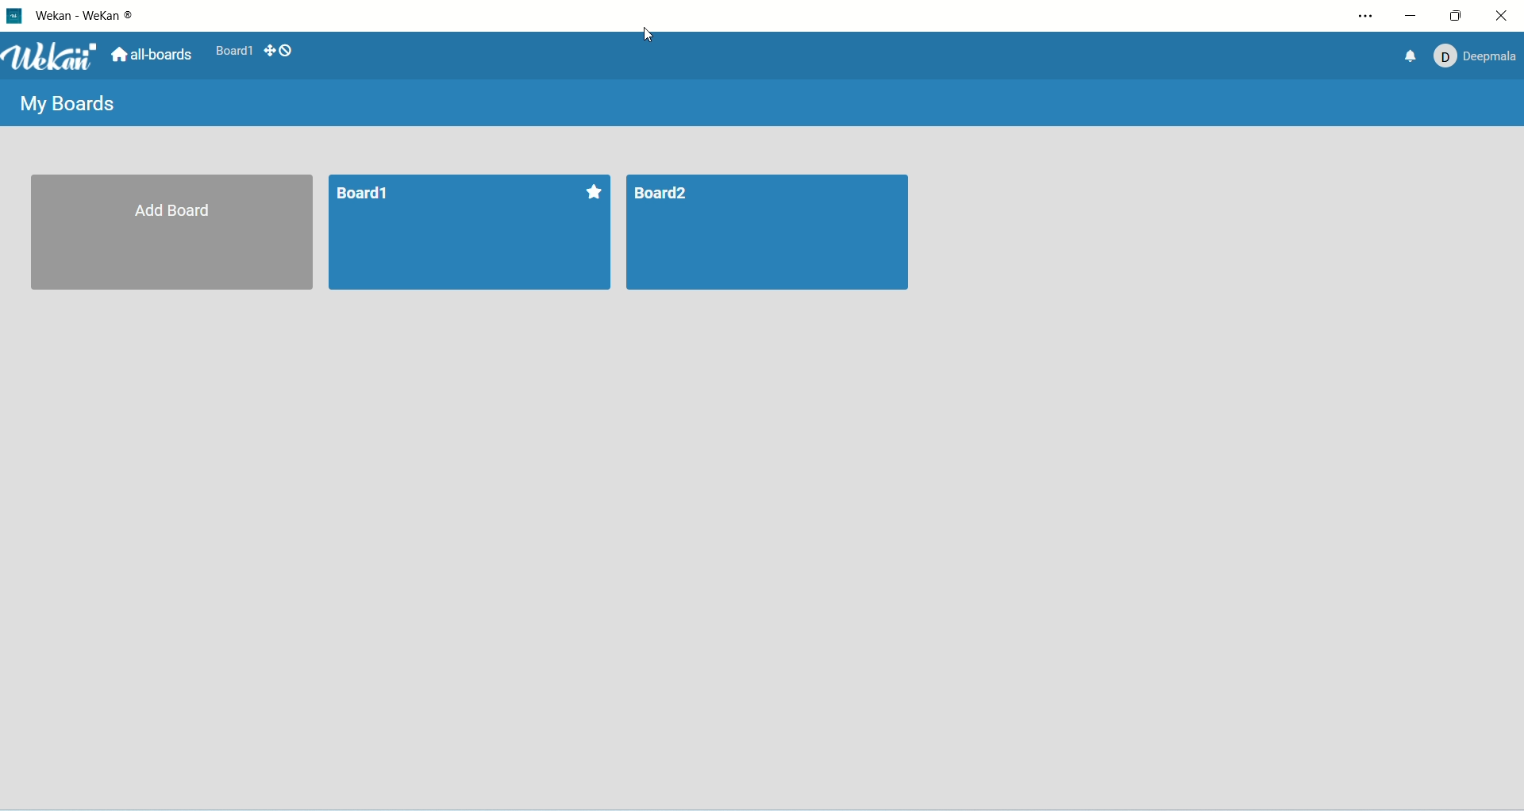 This screenshot has width=1524, height=811. I want to click on board1, so click(235, 49).